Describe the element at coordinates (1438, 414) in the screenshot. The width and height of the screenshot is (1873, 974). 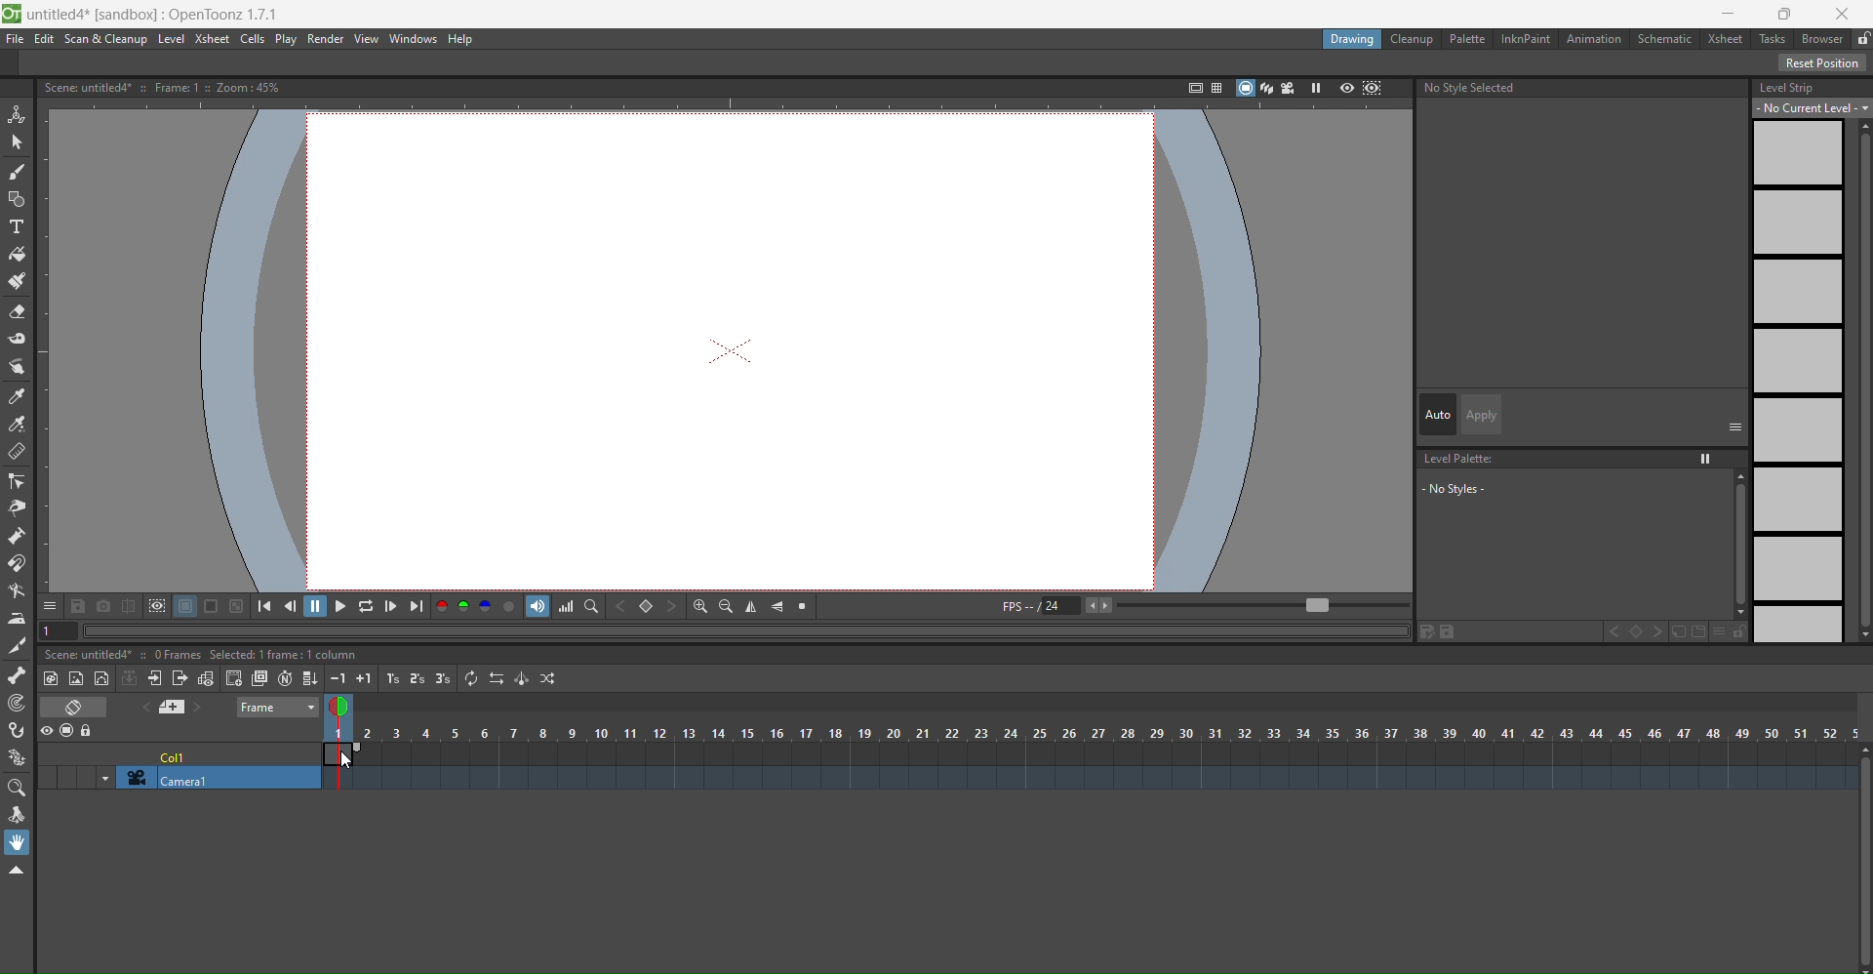
I see `auto` at that location.